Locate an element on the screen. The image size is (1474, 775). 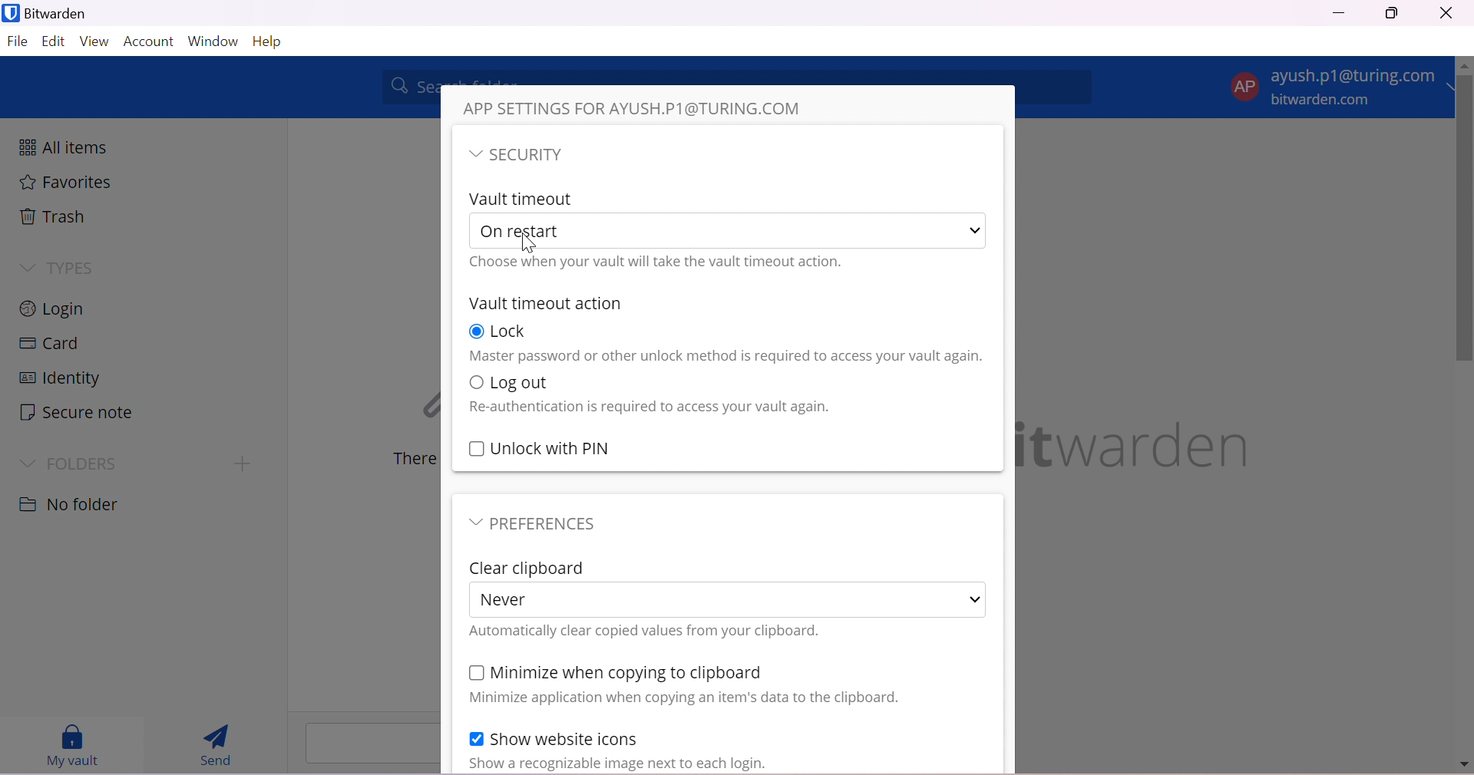
File is located at coordinates (17, 44).